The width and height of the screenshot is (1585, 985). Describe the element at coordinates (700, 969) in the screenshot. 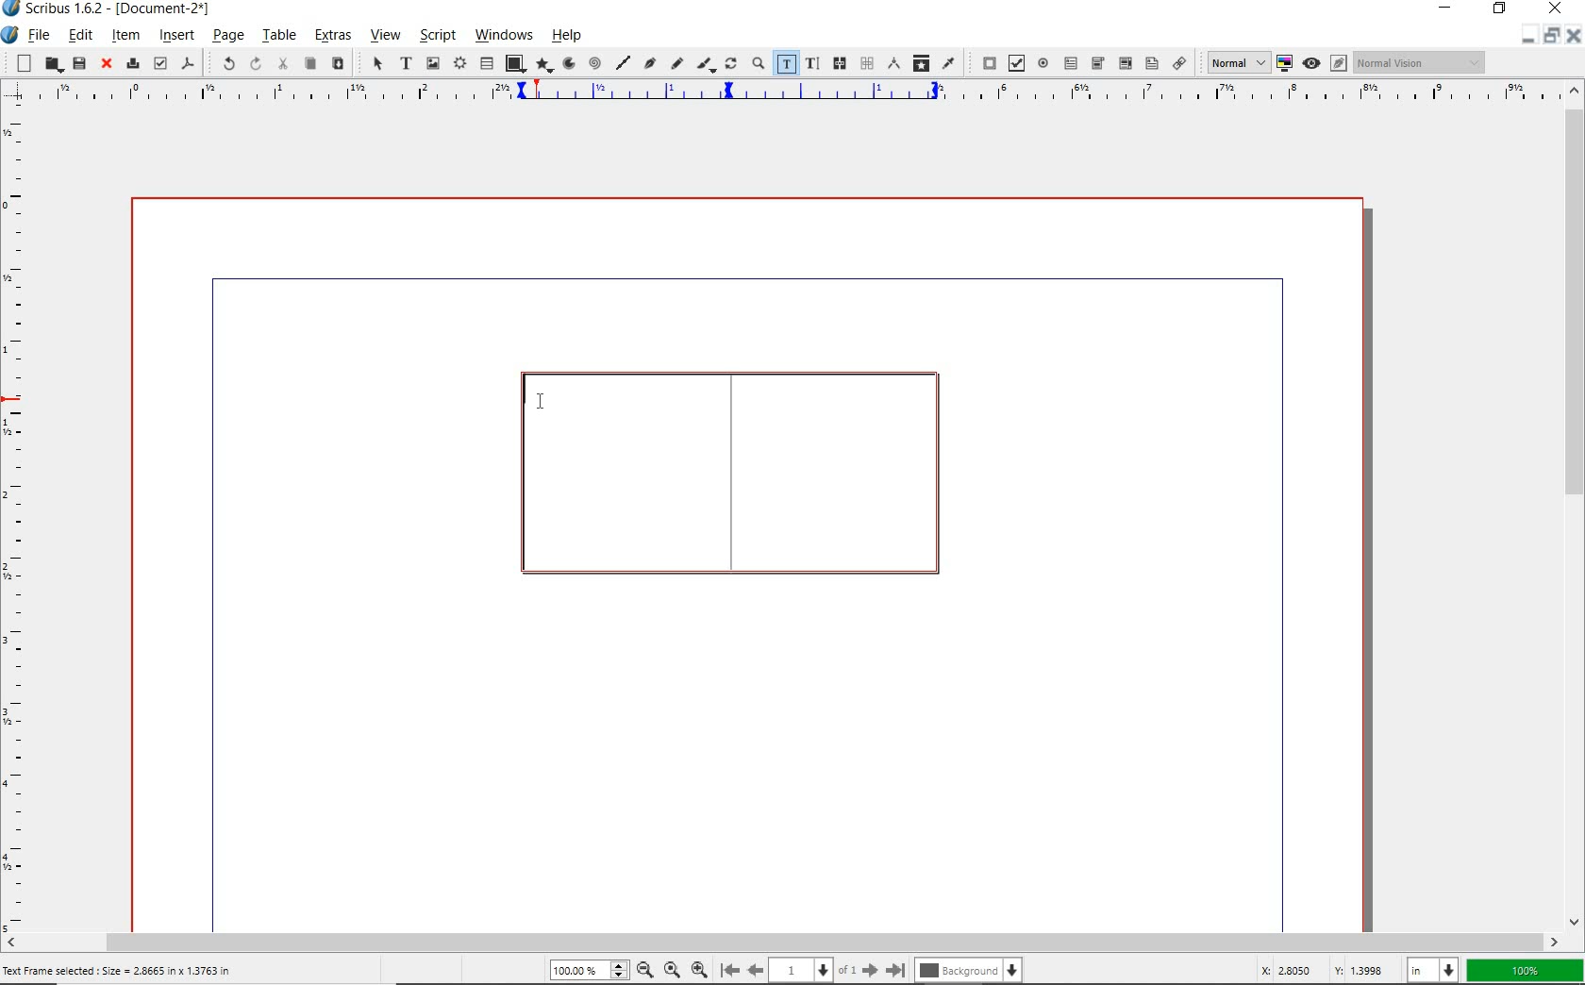

I see `zoom out` at that location.